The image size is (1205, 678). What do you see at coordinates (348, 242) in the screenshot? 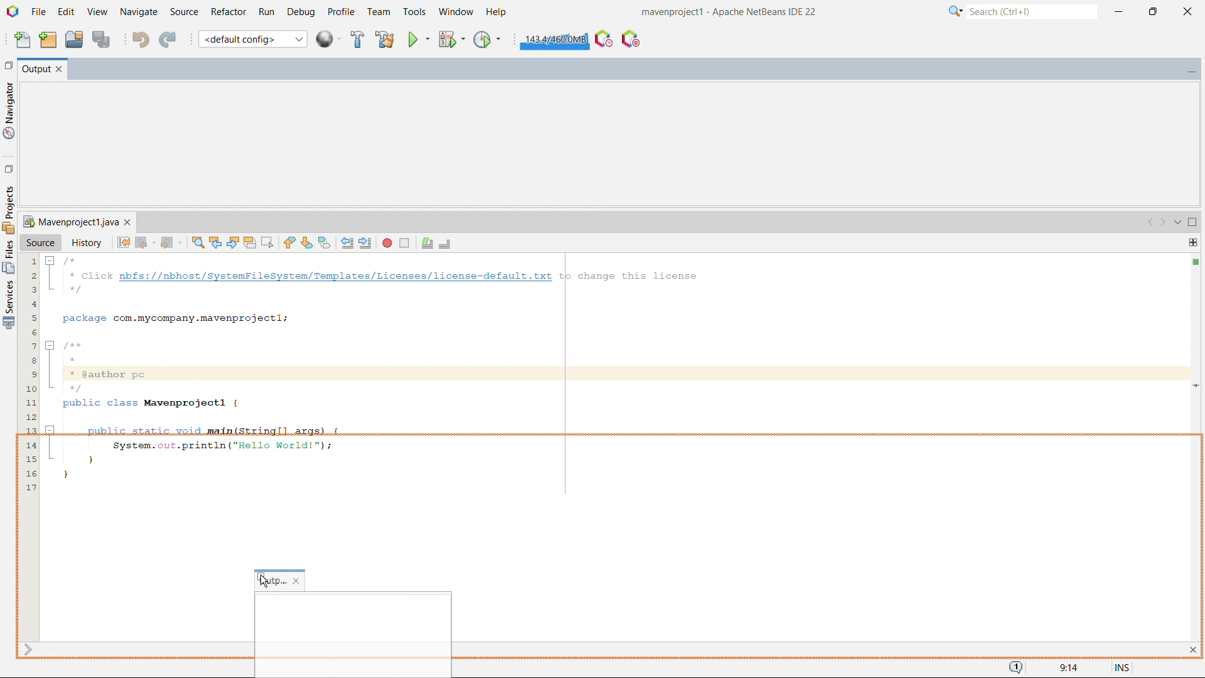
I see `shift line left` at bounding box center [348, 242].